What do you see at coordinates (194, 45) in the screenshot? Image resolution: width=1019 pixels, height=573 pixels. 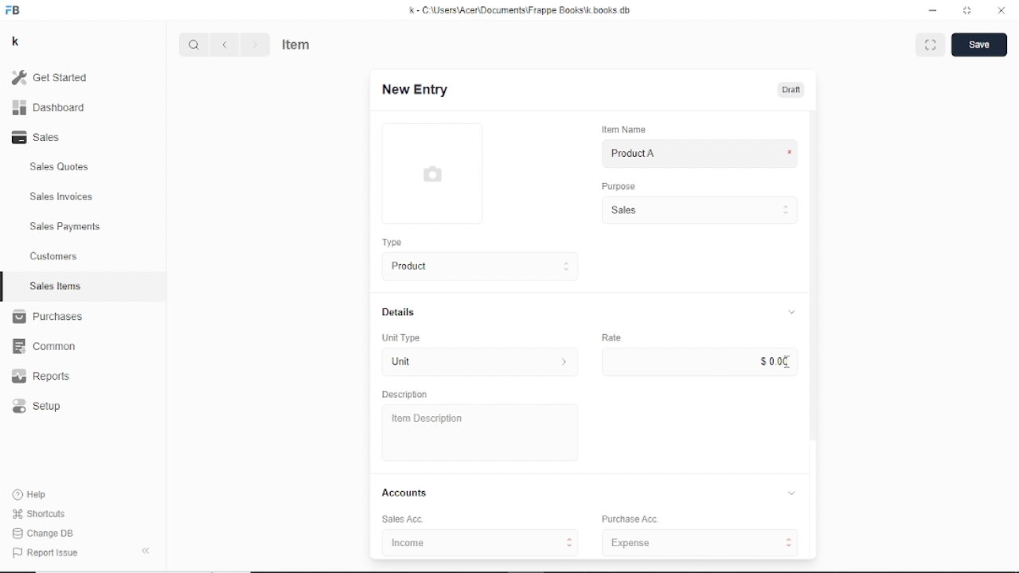 I see `Search` at bounding box center [194, 45].